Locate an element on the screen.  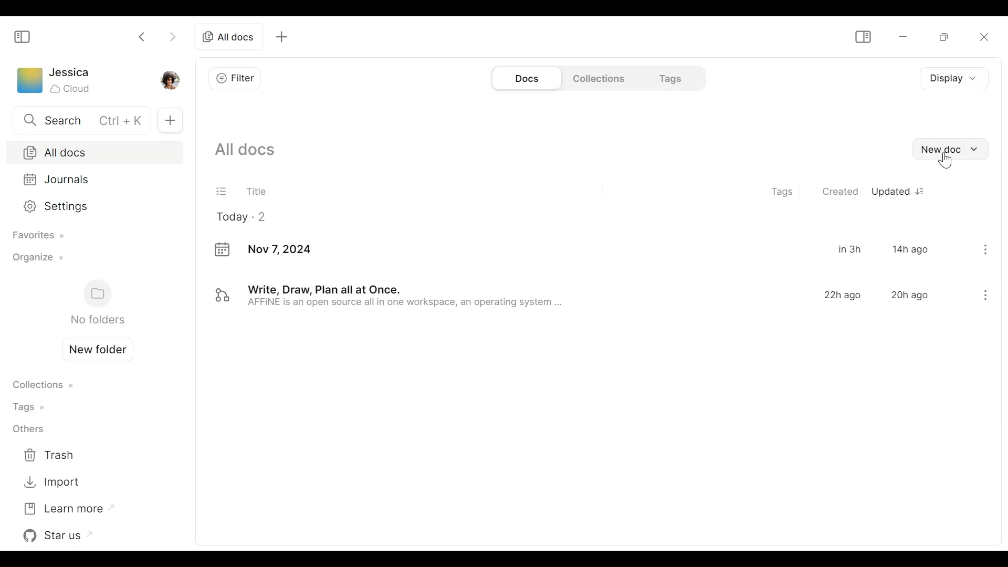
Title is located at coordinates (258, 192).